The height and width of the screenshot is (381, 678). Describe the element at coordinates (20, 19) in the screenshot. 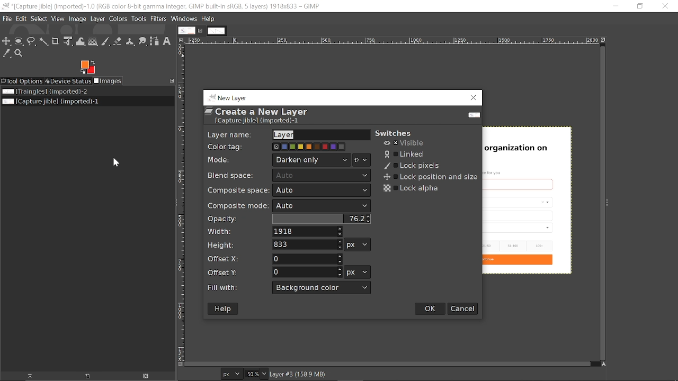

I see `Edit` at that location.